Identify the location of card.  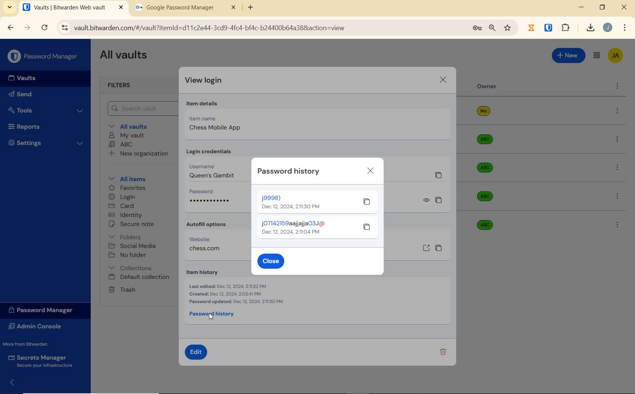
(122, 206).